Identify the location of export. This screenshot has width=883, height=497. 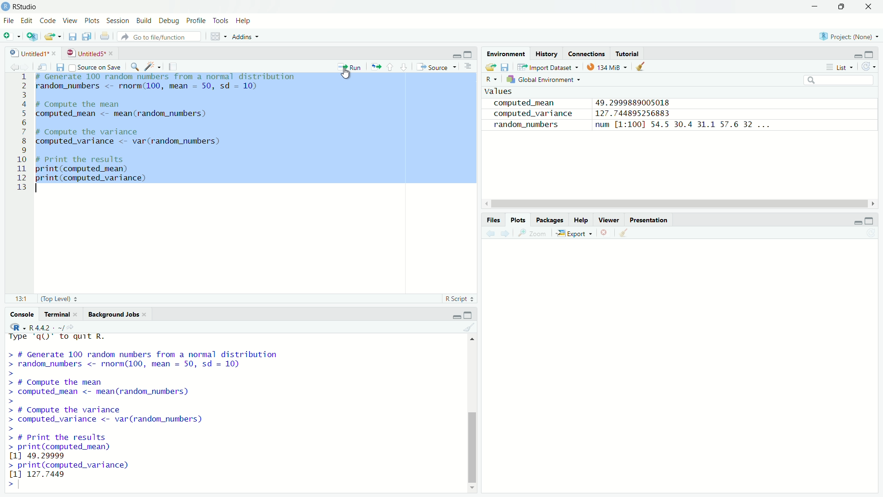
(575, 233).